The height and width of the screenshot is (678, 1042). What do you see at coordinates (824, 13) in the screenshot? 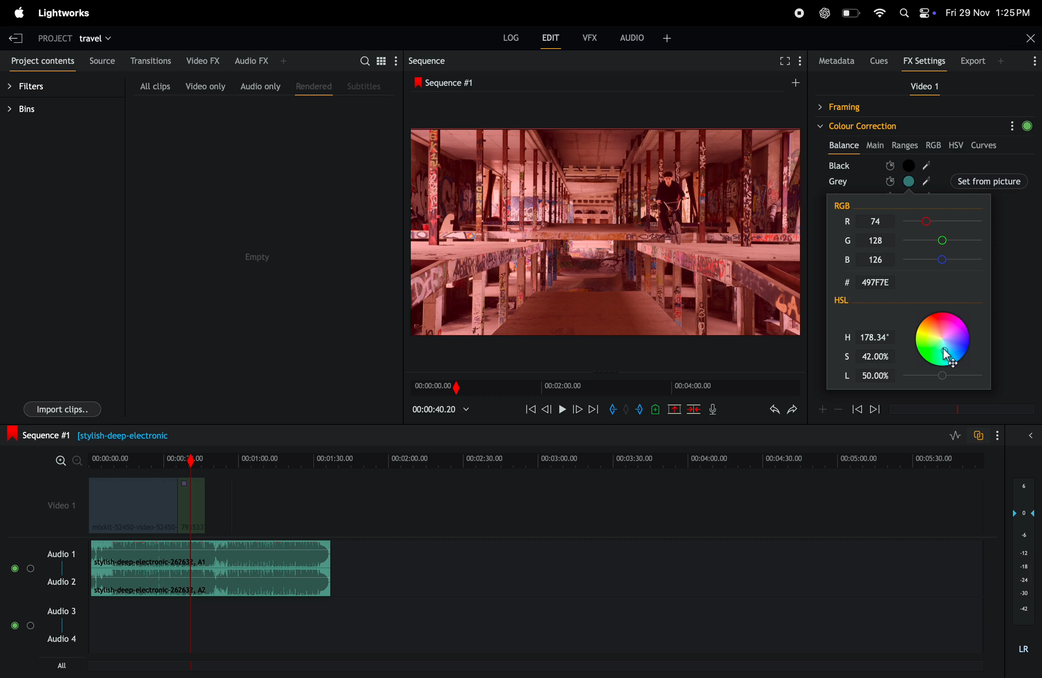
I see `chatgpt` at bounding box center [824, 13].